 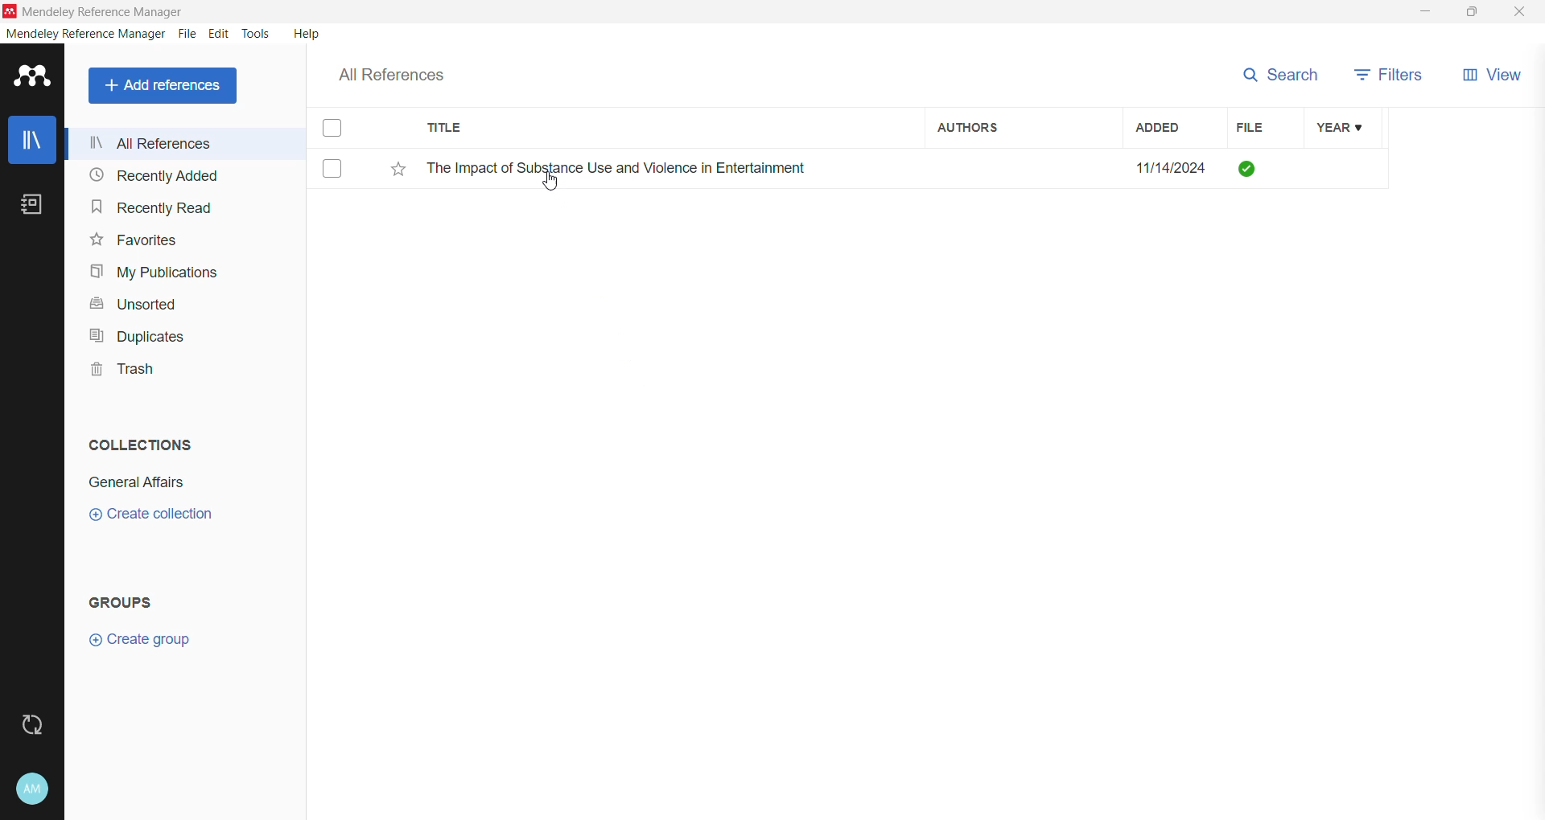 What do you see at coordinates (117, 371) in the screenshot?
I see `Trash` at bounding box center [117, 371].